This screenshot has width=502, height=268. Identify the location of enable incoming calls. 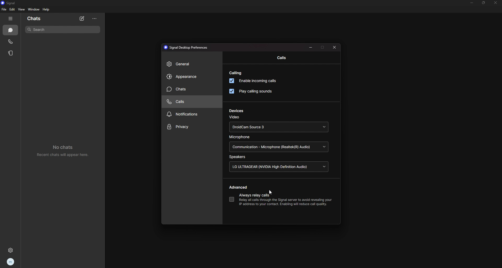
(253, 81).